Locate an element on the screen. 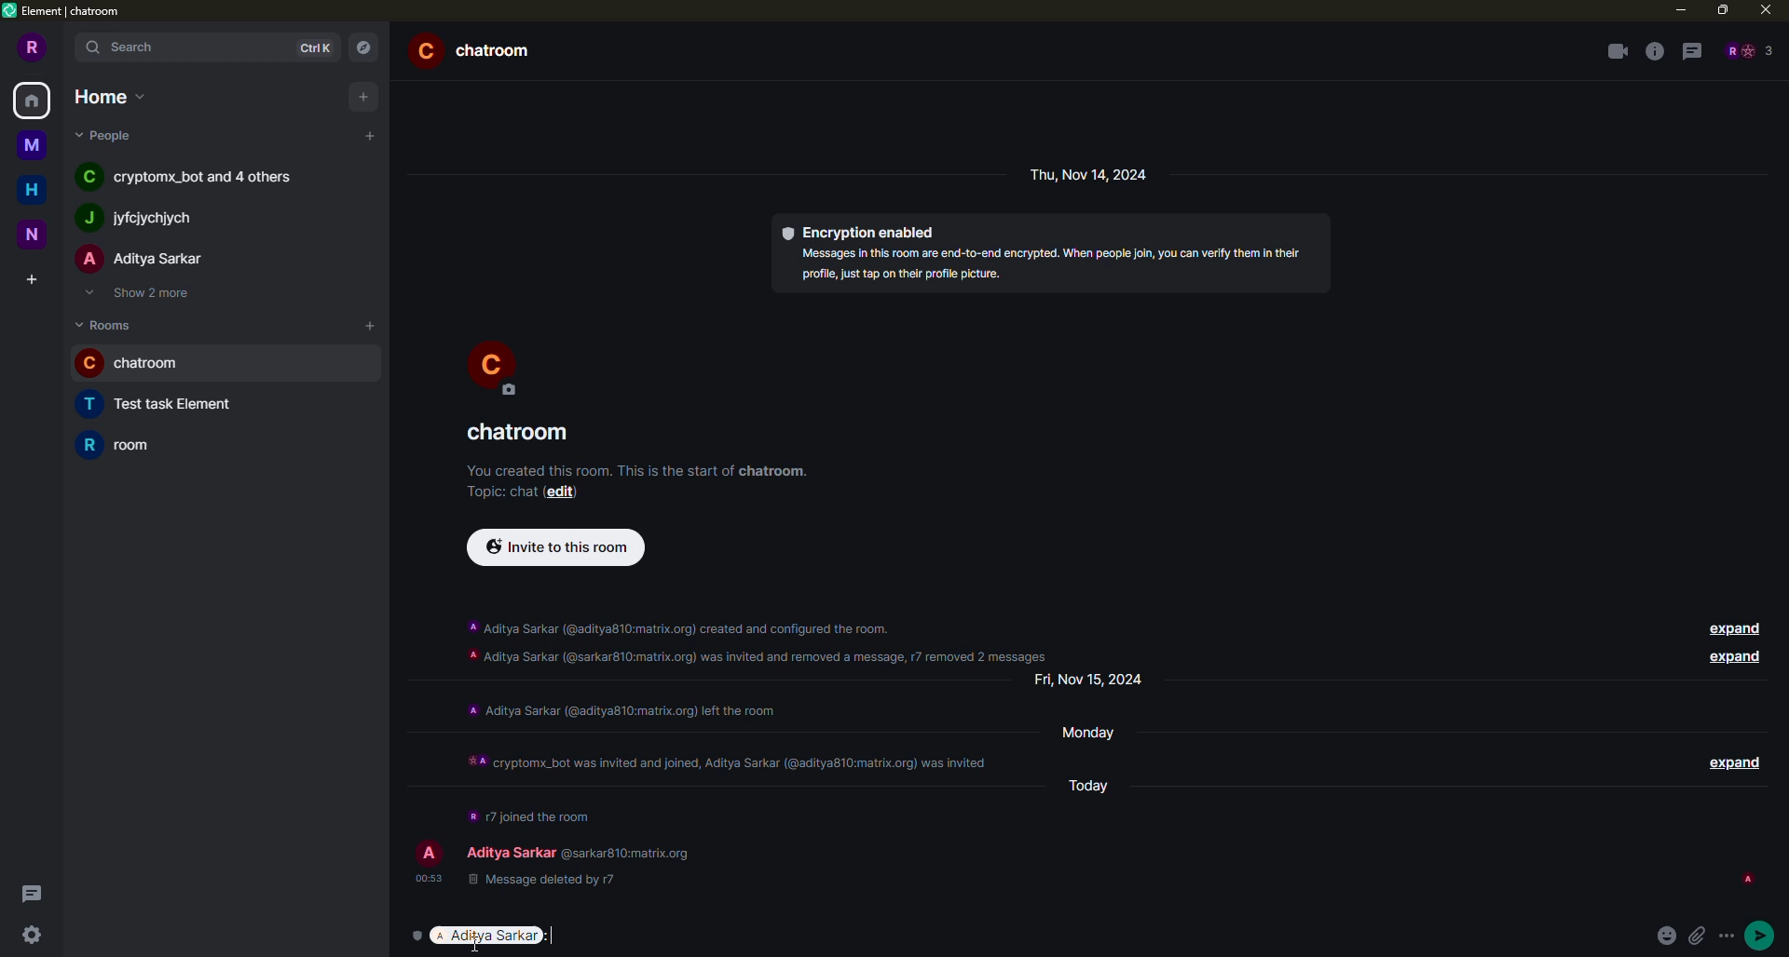  room is located at coordinates (522, 433).